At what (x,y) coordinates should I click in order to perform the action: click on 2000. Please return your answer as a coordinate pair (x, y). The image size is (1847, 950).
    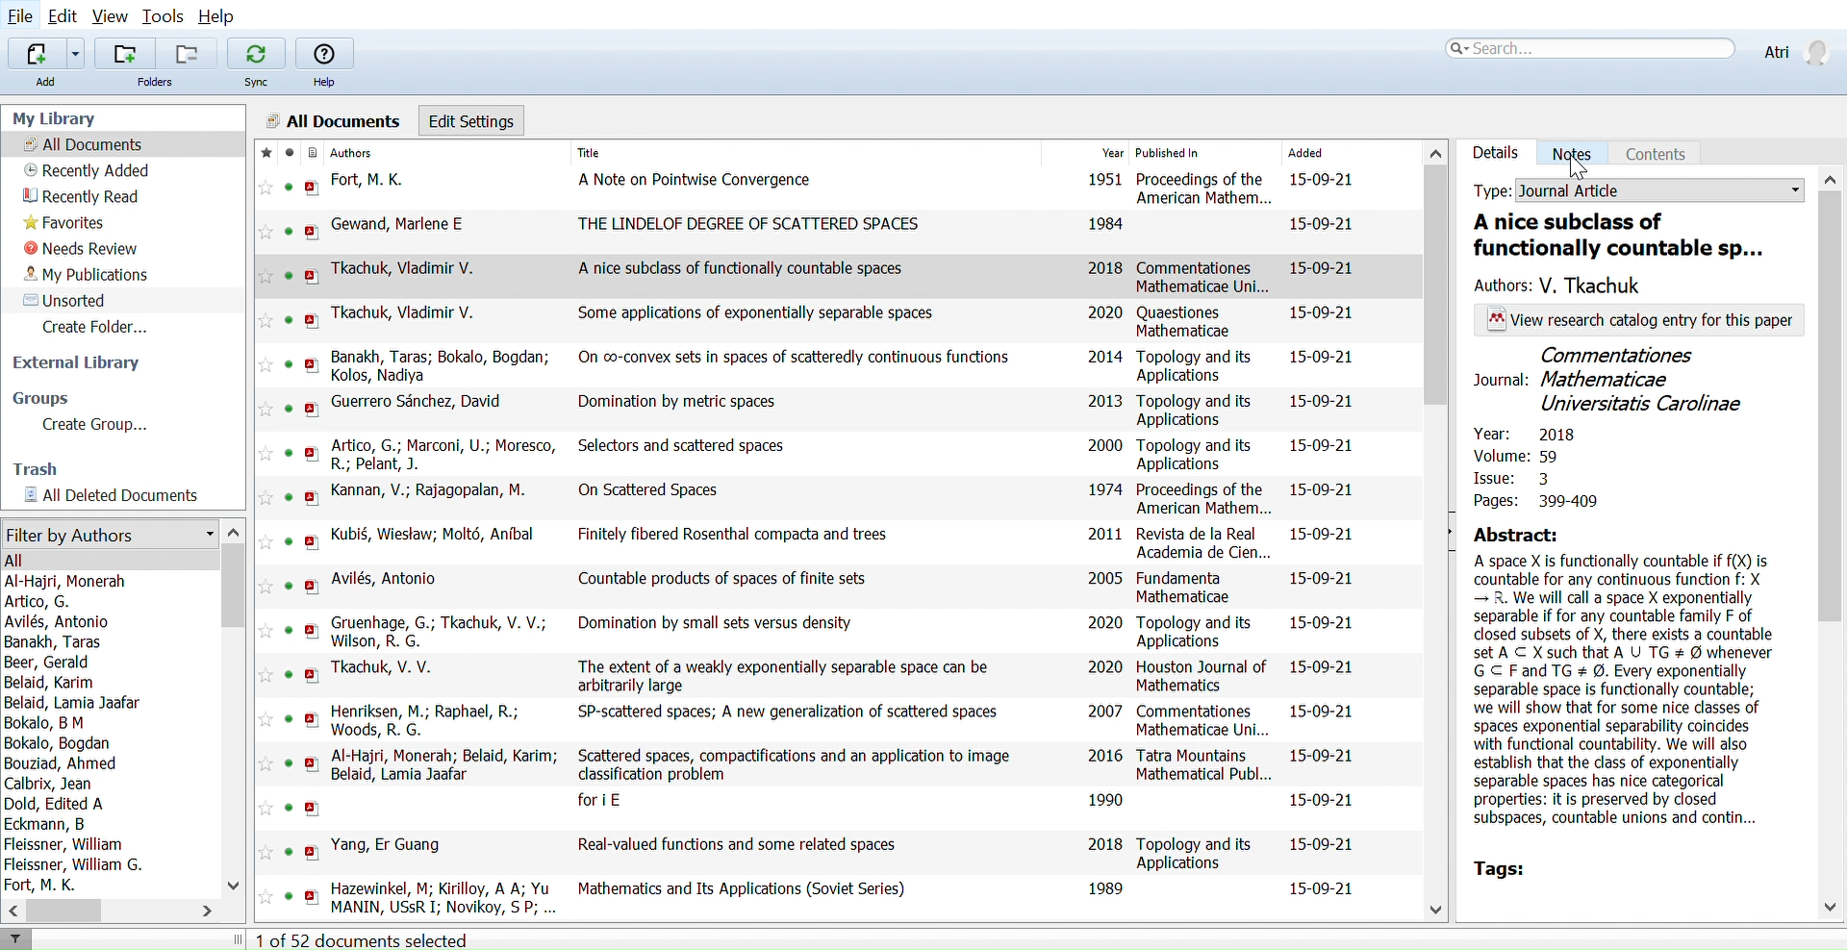
    Looking at the image, I should click on (1105, 445).